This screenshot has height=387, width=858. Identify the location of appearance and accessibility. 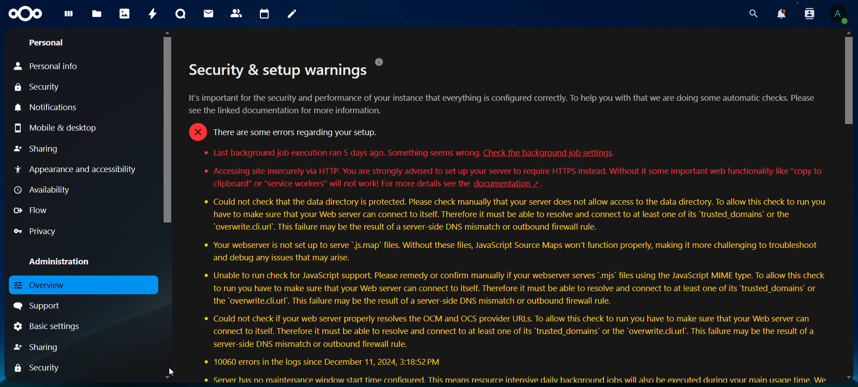
(80, 169).